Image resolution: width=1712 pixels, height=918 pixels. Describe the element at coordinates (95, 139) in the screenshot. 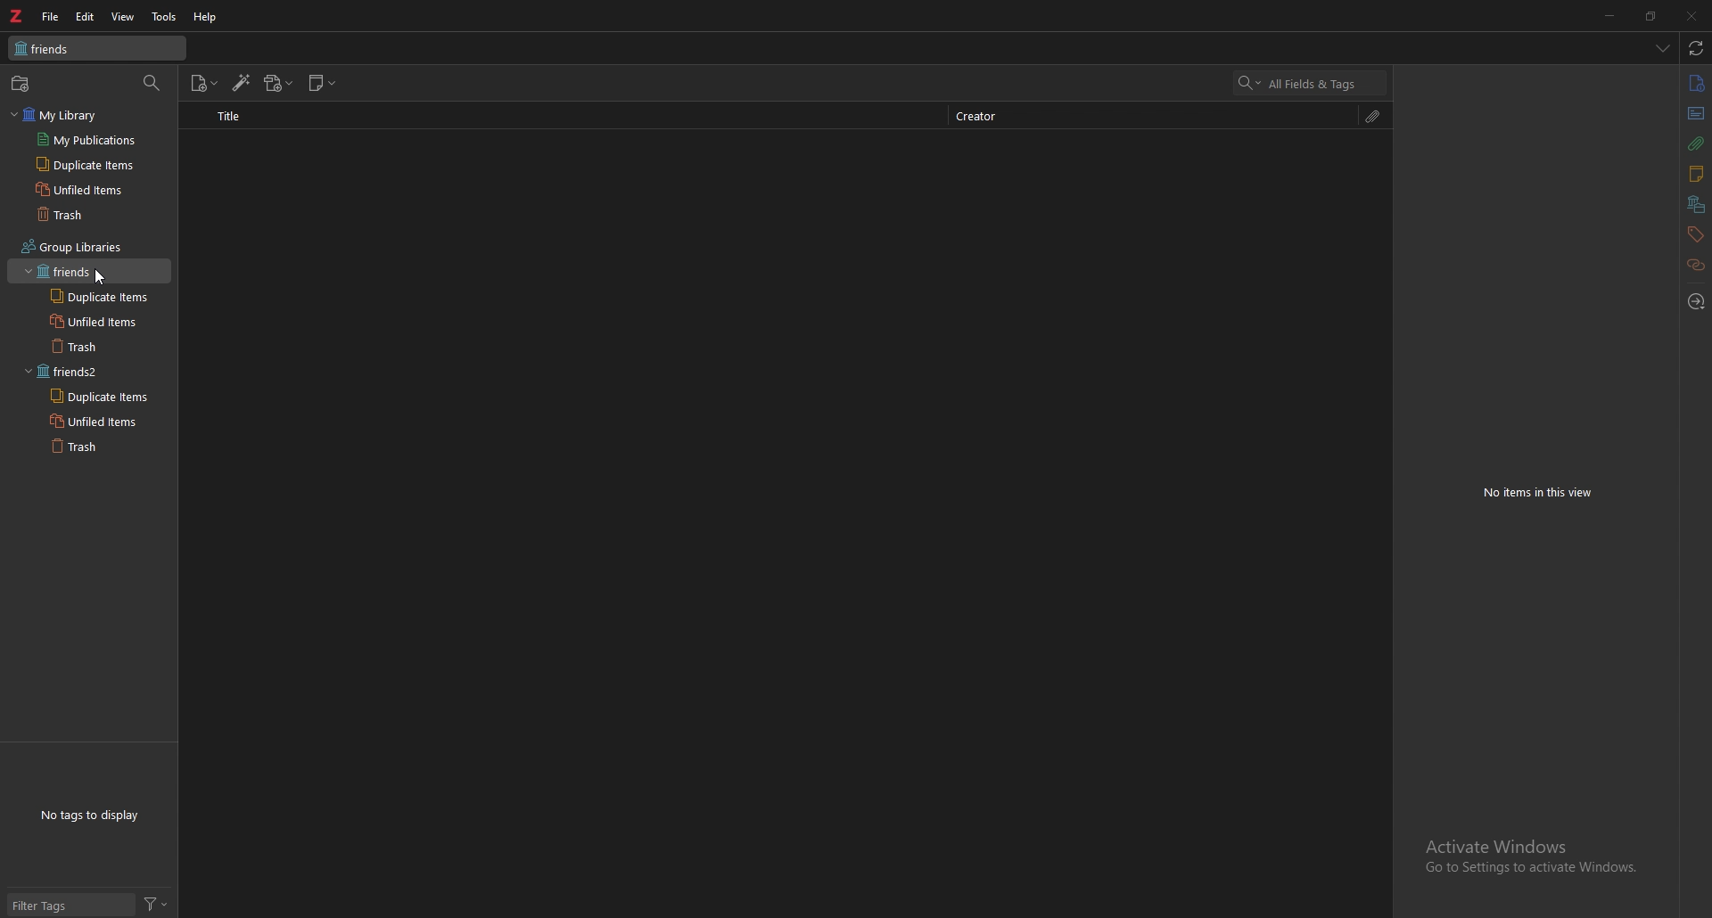

I see `my publications` at that location.